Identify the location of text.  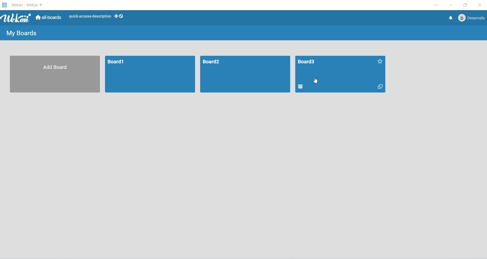
(90, 15).